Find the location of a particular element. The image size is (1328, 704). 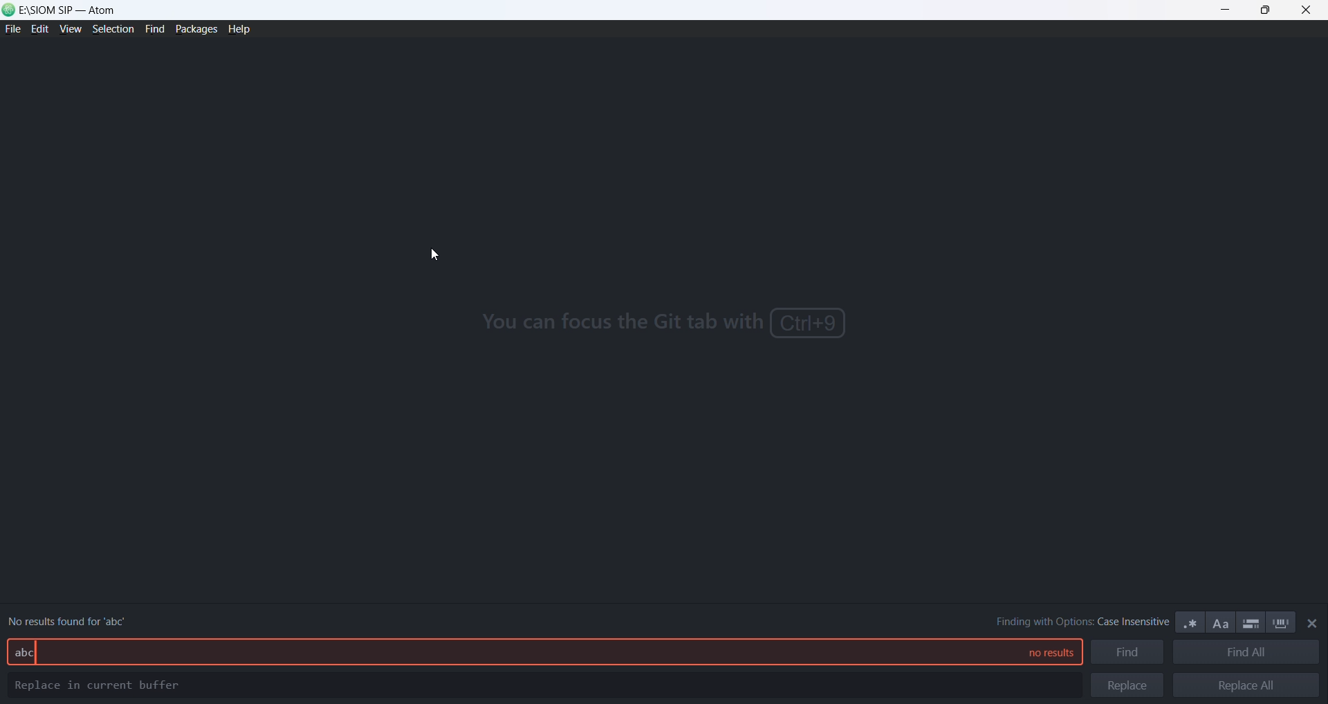

help is located at coordinates (242, 30).